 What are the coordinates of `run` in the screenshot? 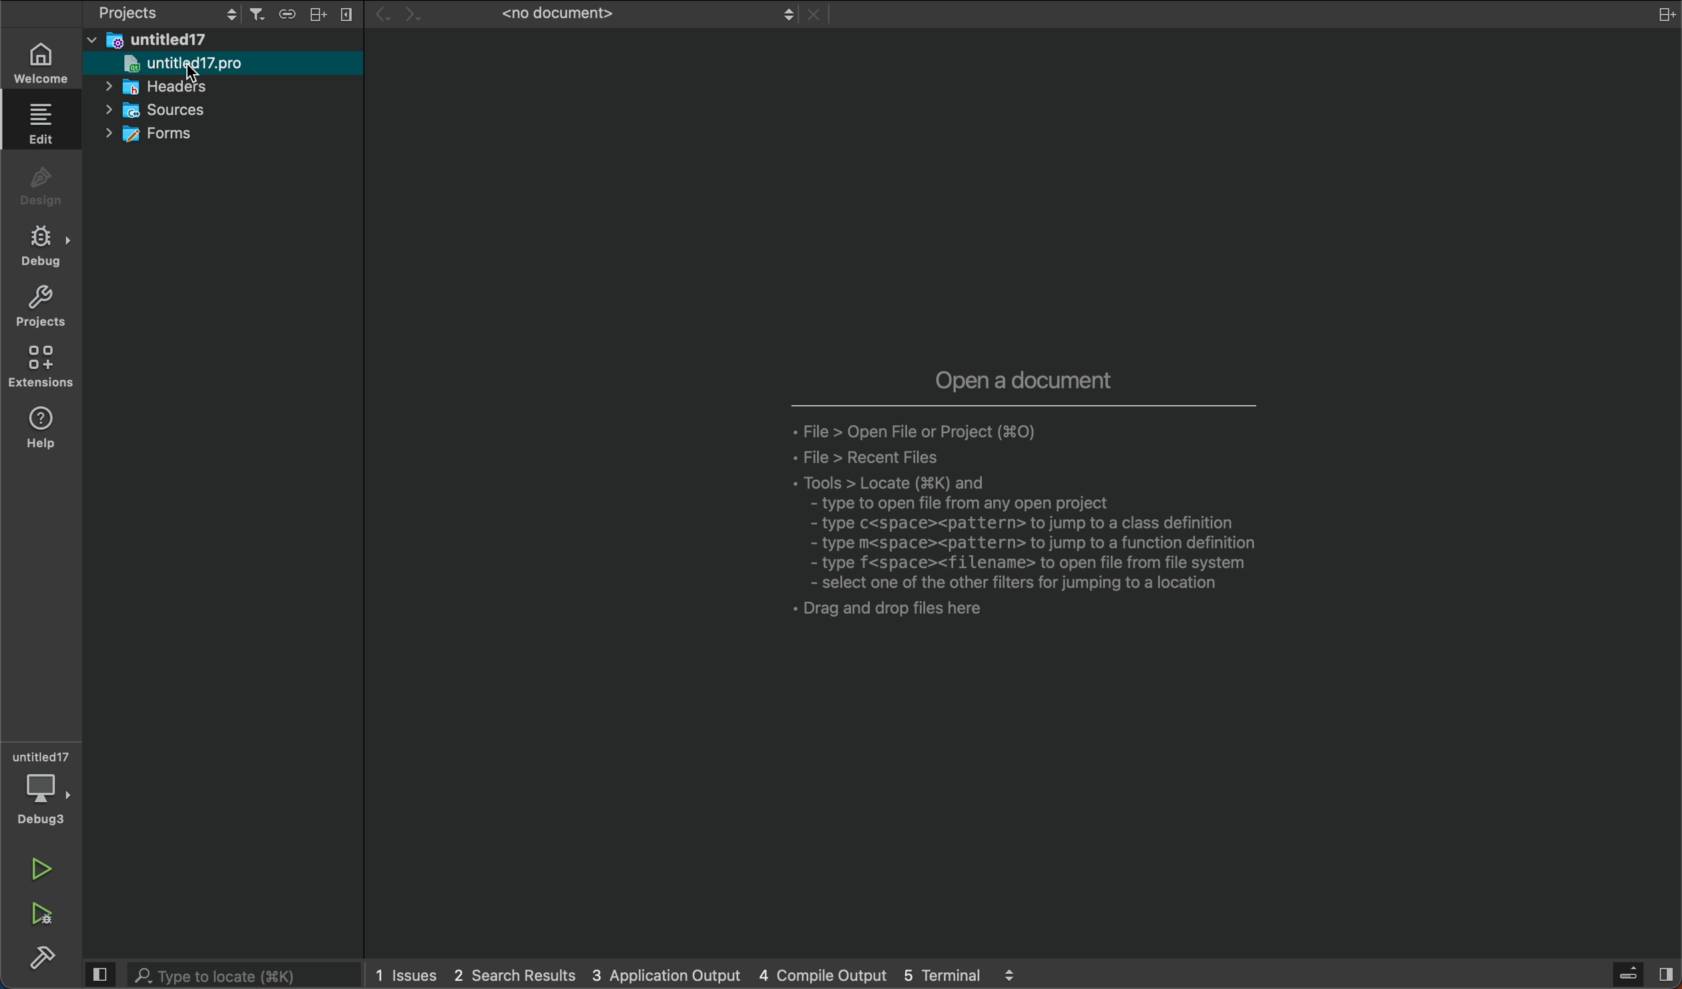 It's located at (39, 864).